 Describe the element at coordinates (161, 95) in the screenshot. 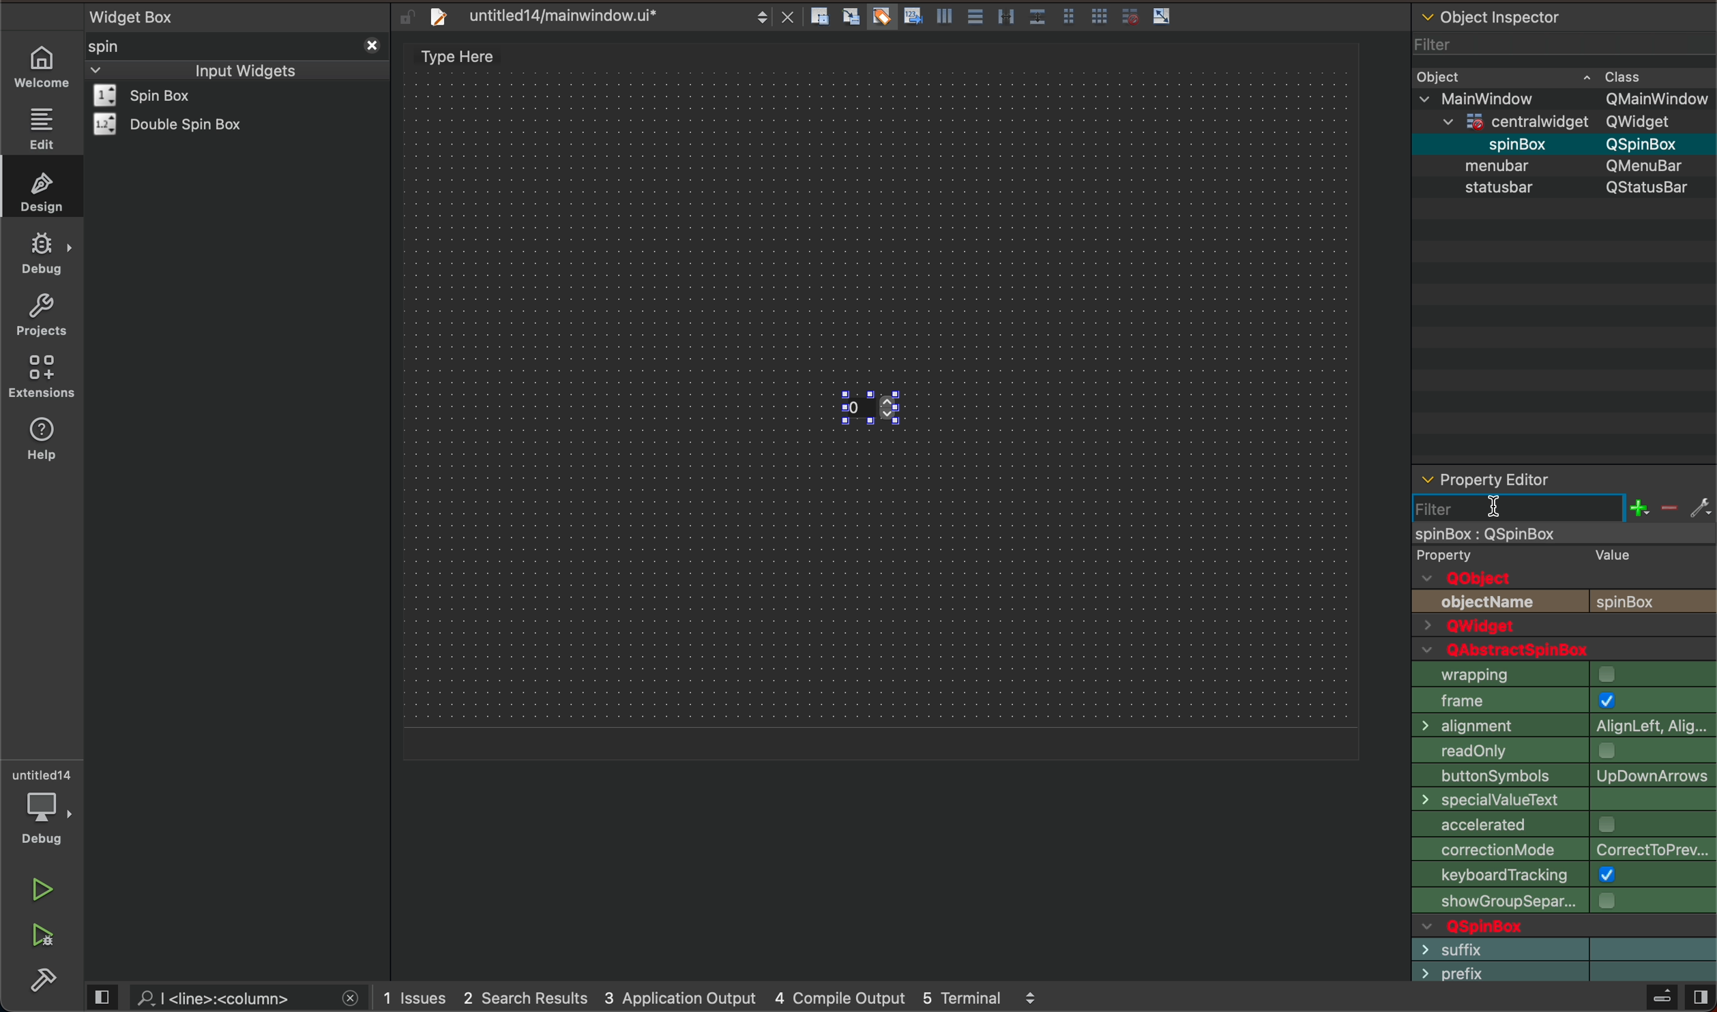

I see `widget` at that location.